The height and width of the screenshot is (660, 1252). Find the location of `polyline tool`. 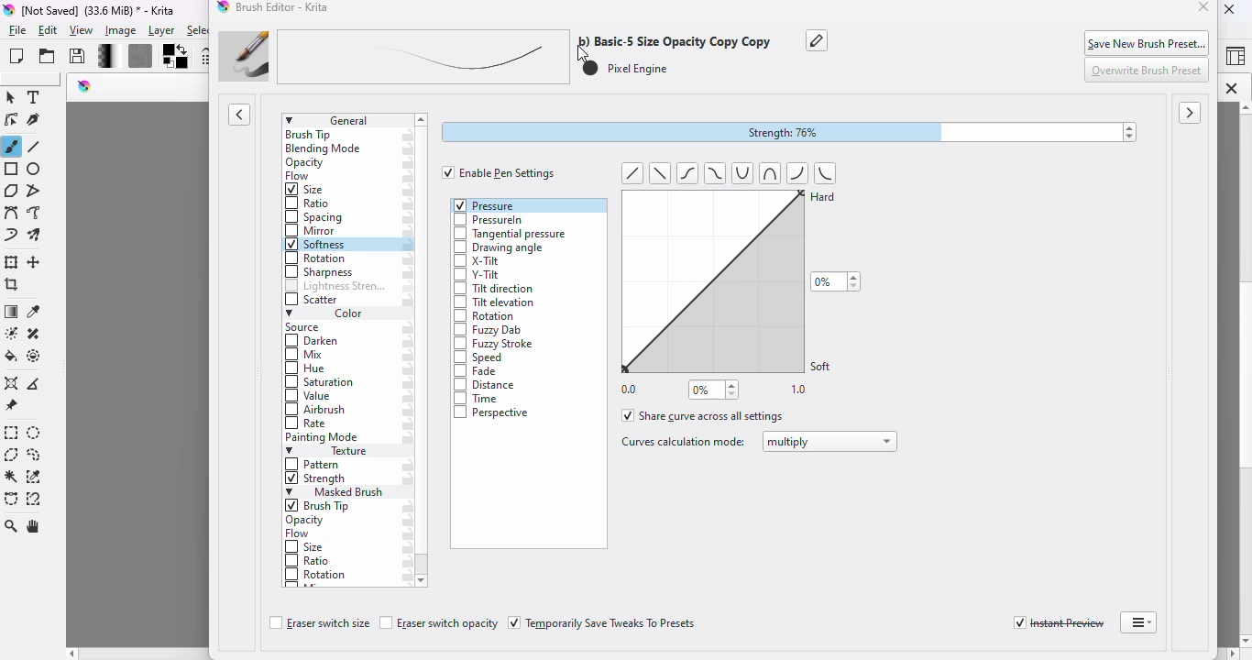

polyline tool is located at coordinates (37, 190).